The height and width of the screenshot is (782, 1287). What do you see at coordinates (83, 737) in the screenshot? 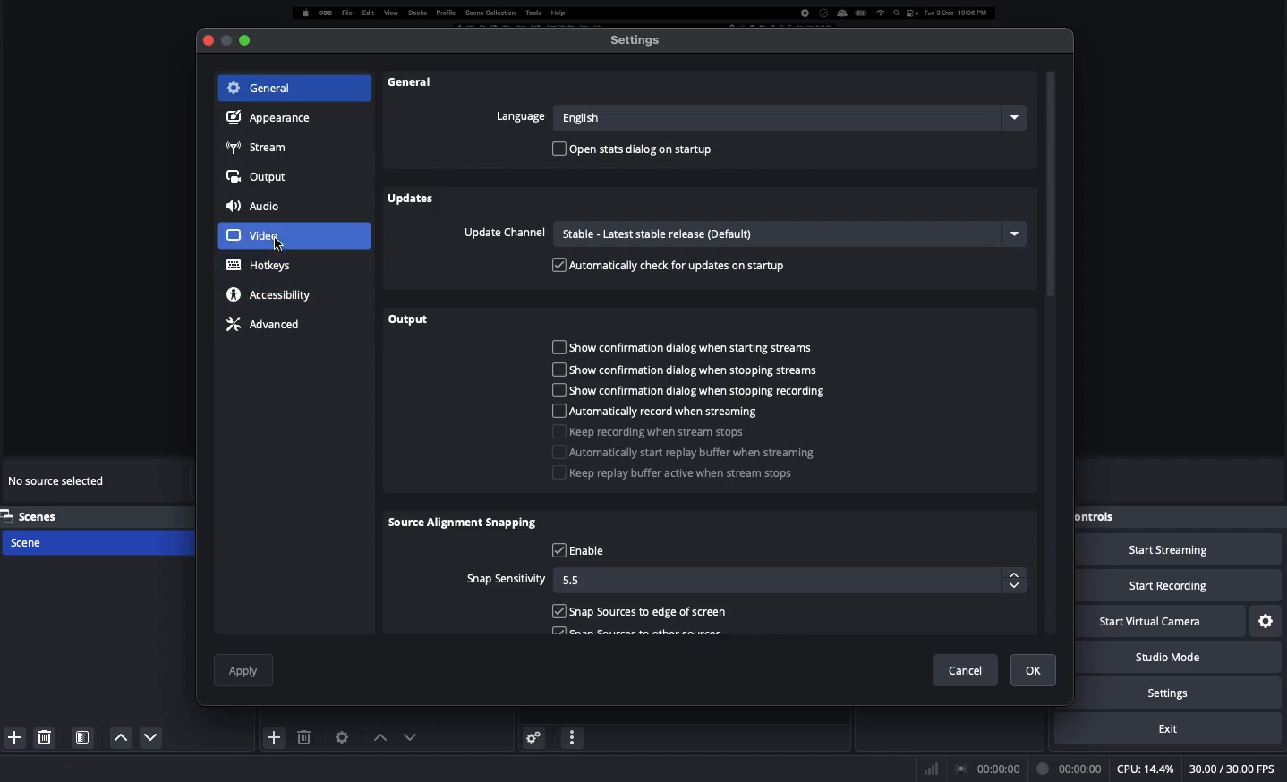
I see `Scenes filter` at bounding box center [83, 737].